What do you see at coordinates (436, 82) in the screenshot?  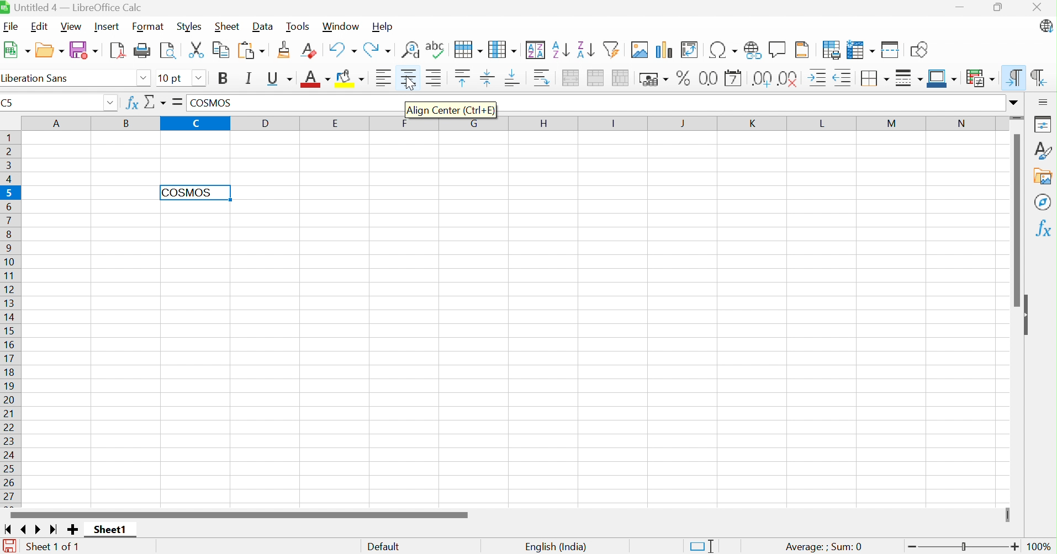 I see `Align Right` at bounding box center [436, 82].